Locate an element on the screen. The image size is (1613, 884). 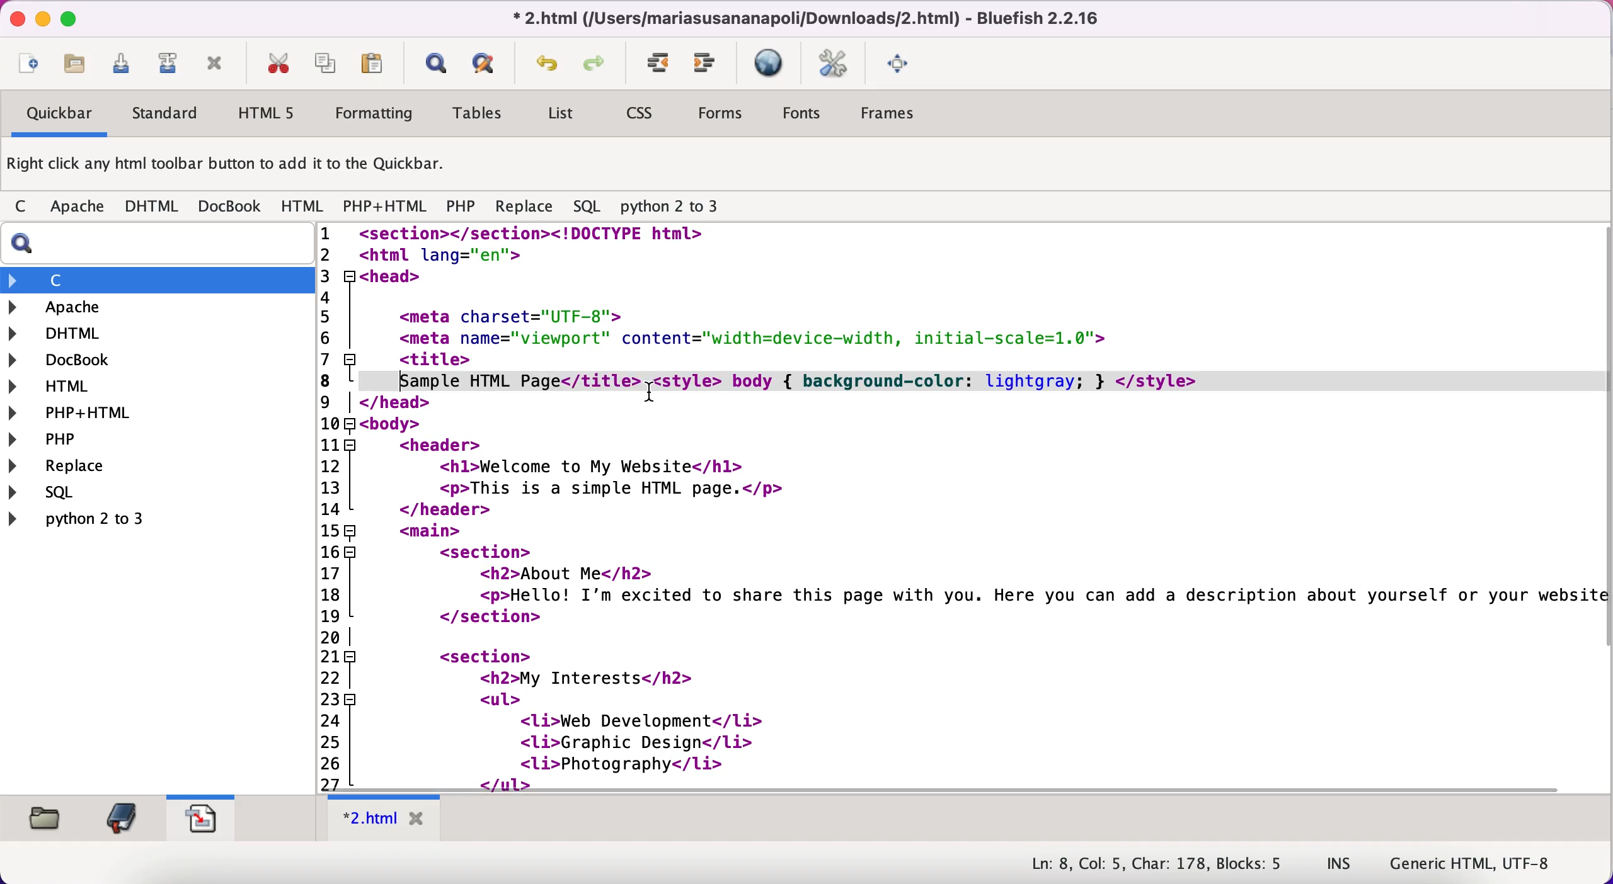
formatting is located at coordinates (375, 115).